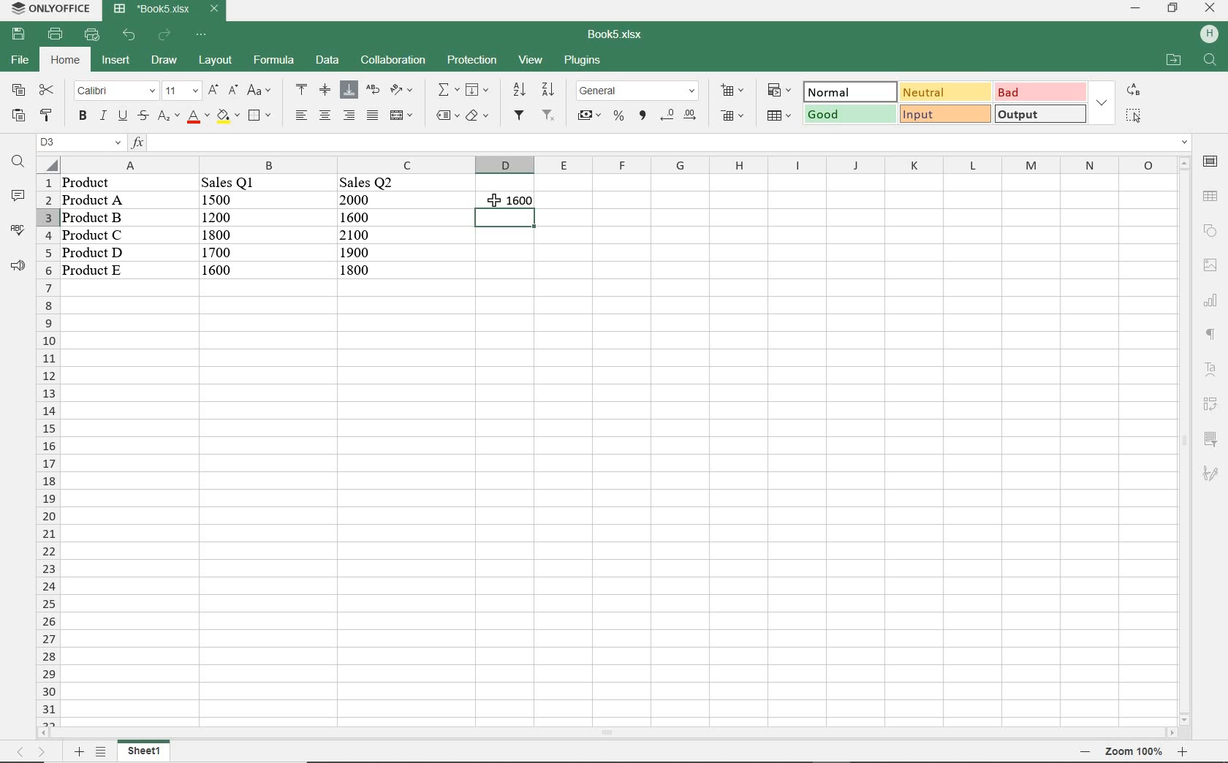 Image resolution: width=1228 pixels, height=763 pixels. Describe the element at coordinates (1183, 441) in the screenshot. I see `scrollbar` at that location.